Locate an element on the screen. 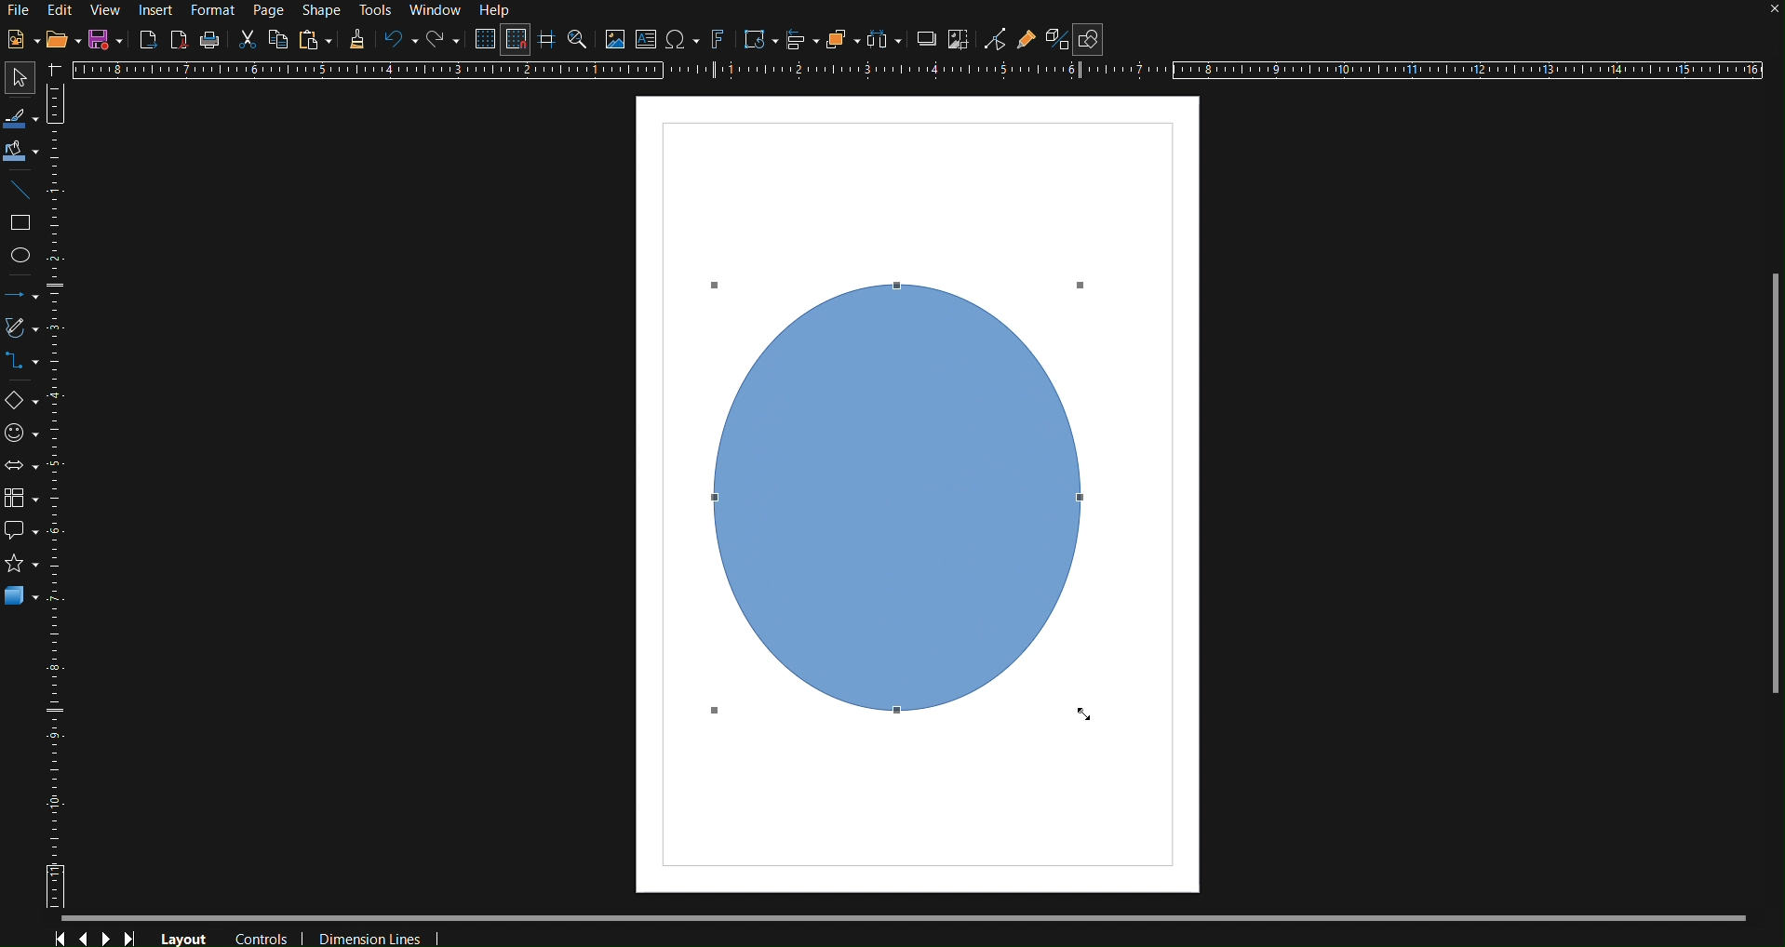  Align Objects is located at coordinates (801, 41).